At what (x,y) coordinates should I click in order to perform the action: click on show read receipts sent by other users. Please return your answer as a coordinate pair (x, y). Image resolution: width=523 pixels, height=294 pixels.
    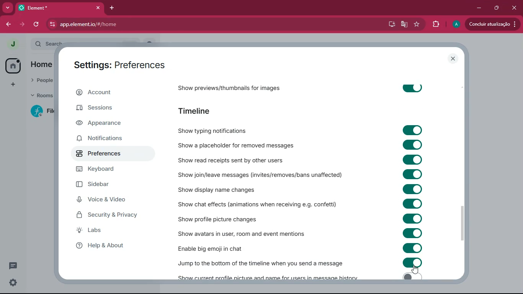
    Looking at the image, I should click on (244, 159).